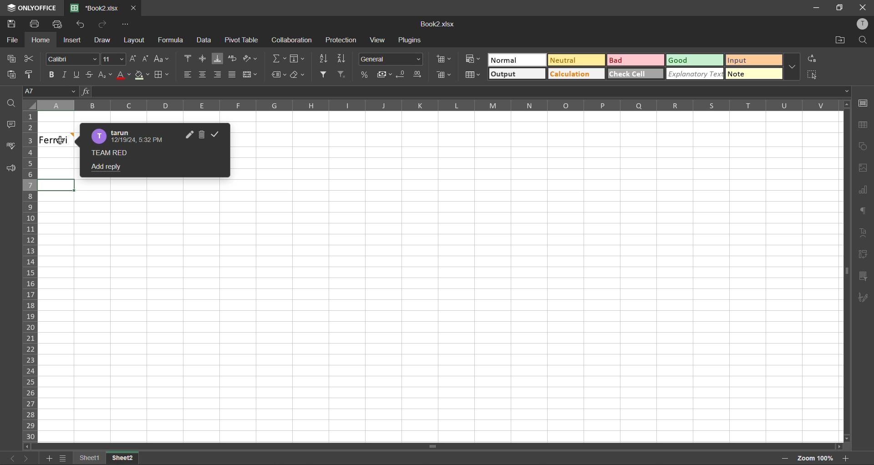  Describe the element at coordinates (219, 75) in the screenshot. I see `align right` at that location.